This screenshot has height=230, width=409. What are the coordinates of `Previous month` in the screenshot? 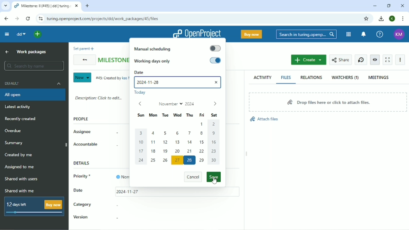 It's located at (140, 104).